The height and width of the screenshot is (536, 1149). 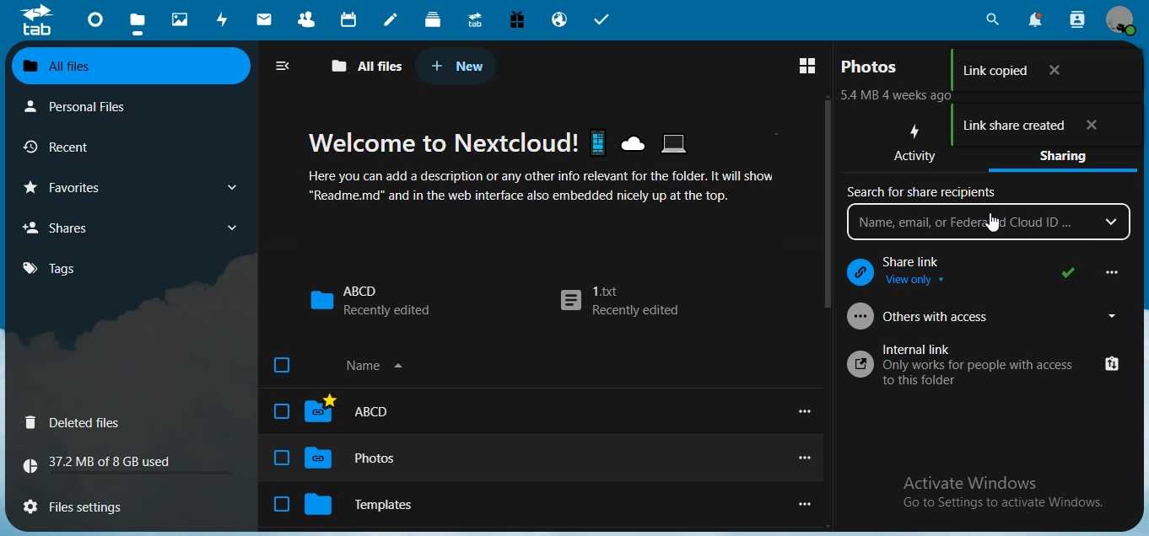 What do you see at coordinates (84, 504) in the screenshot?
I see `files` at bounding box center [84, 504].